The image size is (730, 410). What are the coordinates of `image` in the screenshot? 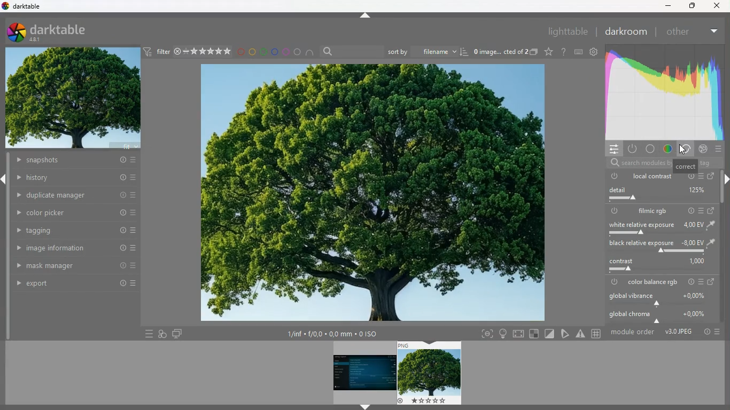 It's located at (373, 194).